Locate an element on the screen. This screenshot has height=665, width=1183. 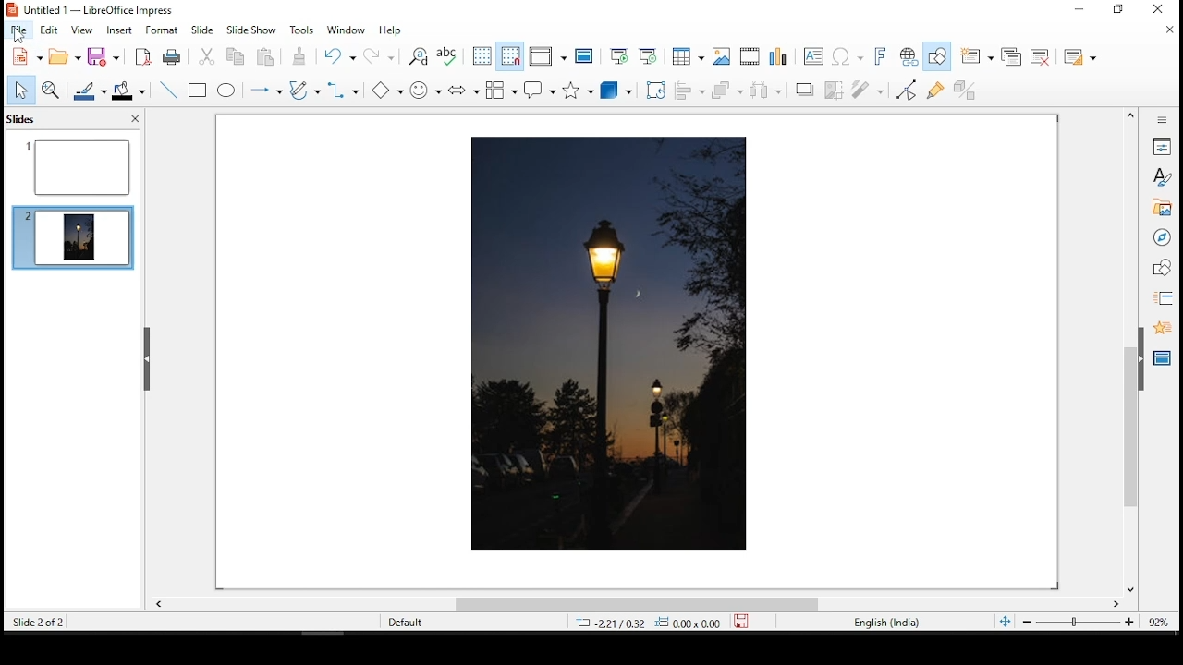
arrange is located at coordinates (727, 92).